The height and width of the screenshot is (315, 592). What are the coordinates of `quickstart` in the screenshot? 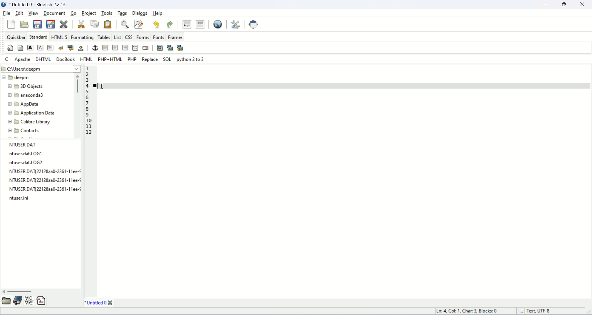 It's located at (11, 48).